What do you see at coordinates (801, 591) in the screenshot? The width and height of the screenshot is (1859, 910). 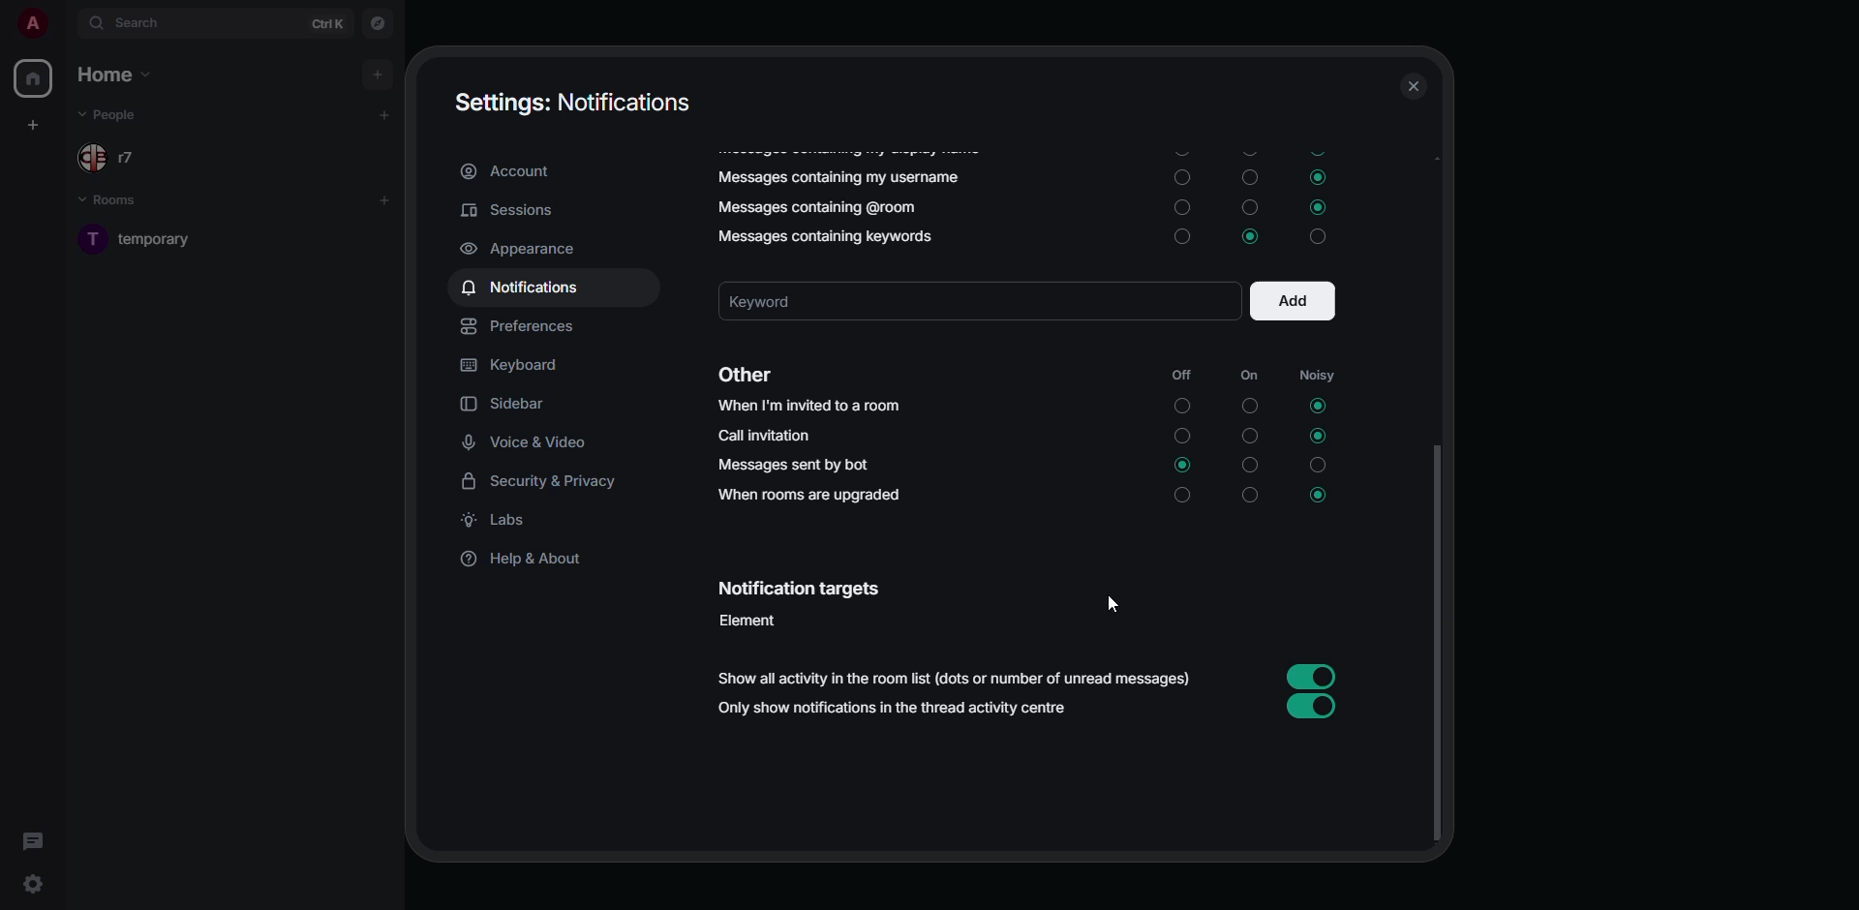 I see `notification targets` at bounding box center [801, 591].